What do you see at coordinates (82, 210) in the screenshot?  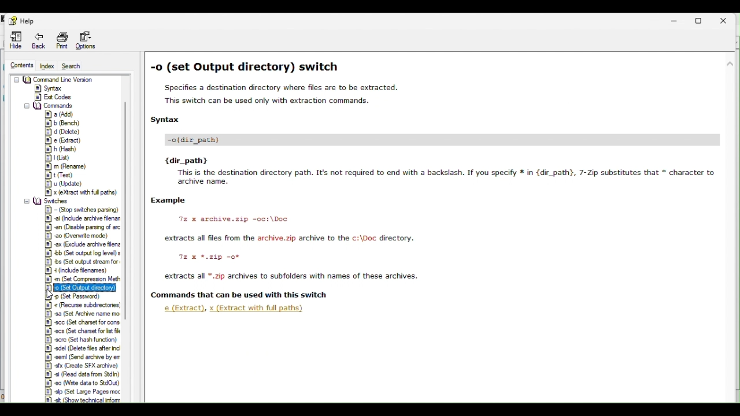 I see `stop` at bounding box center [82, 210].